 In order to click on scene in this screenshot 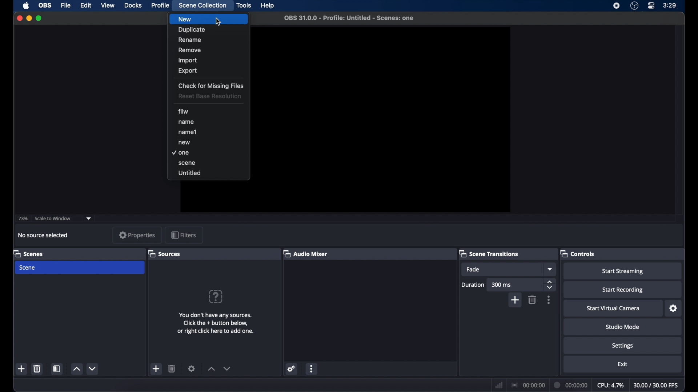, I will do `click(210, 163)`.